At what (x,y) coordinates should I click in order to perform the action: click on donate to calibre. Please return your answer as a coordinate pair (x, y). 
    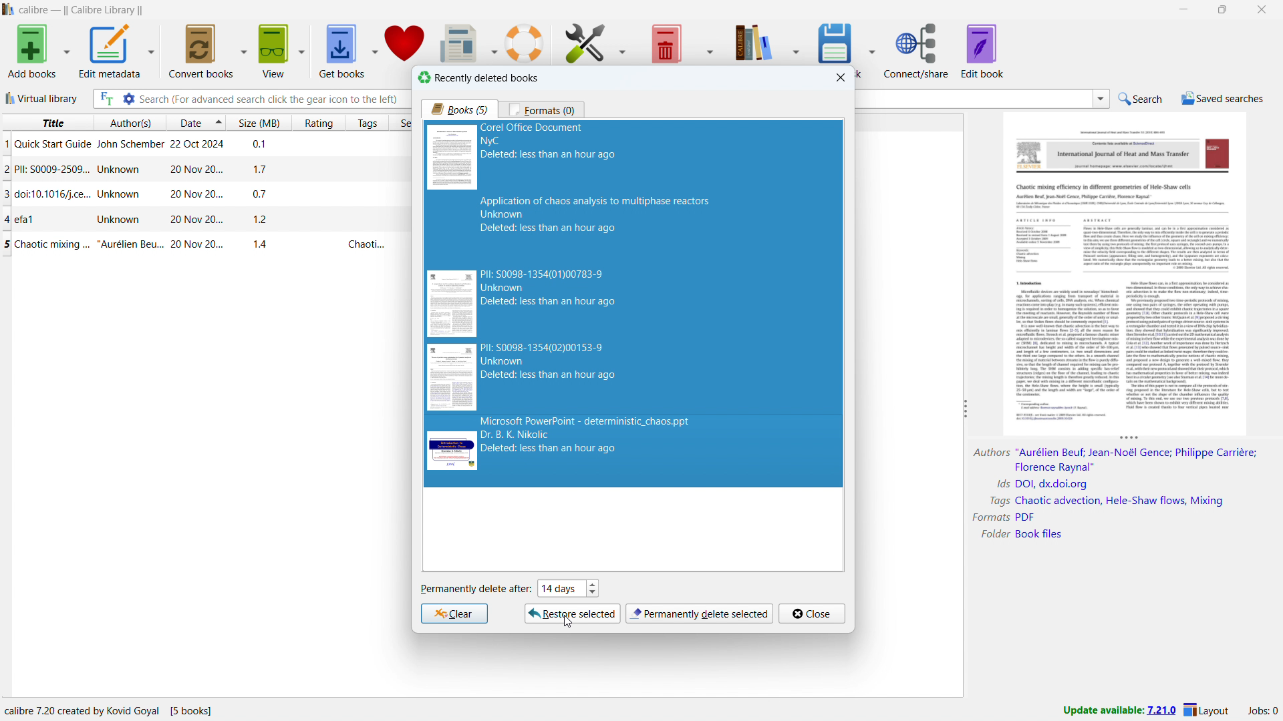
    Looking at the image, I should click on (405, 42).